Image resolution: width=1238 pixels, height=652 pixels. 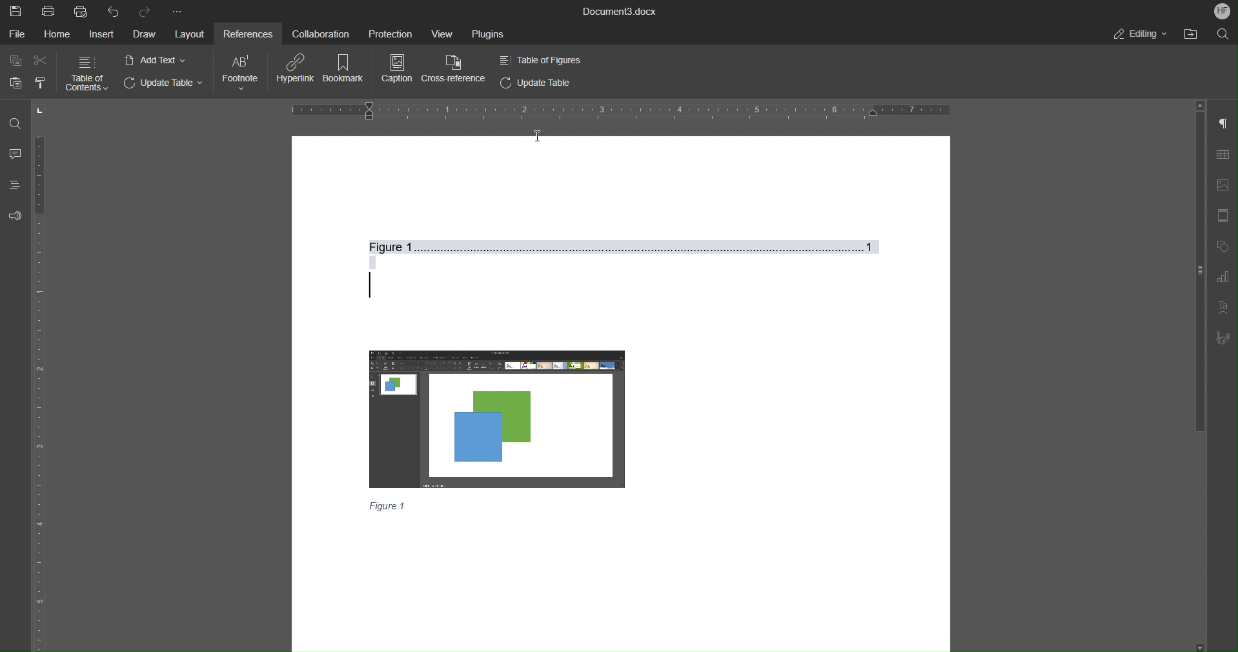 I want to click on Editing, so click(x=1140, y=34).